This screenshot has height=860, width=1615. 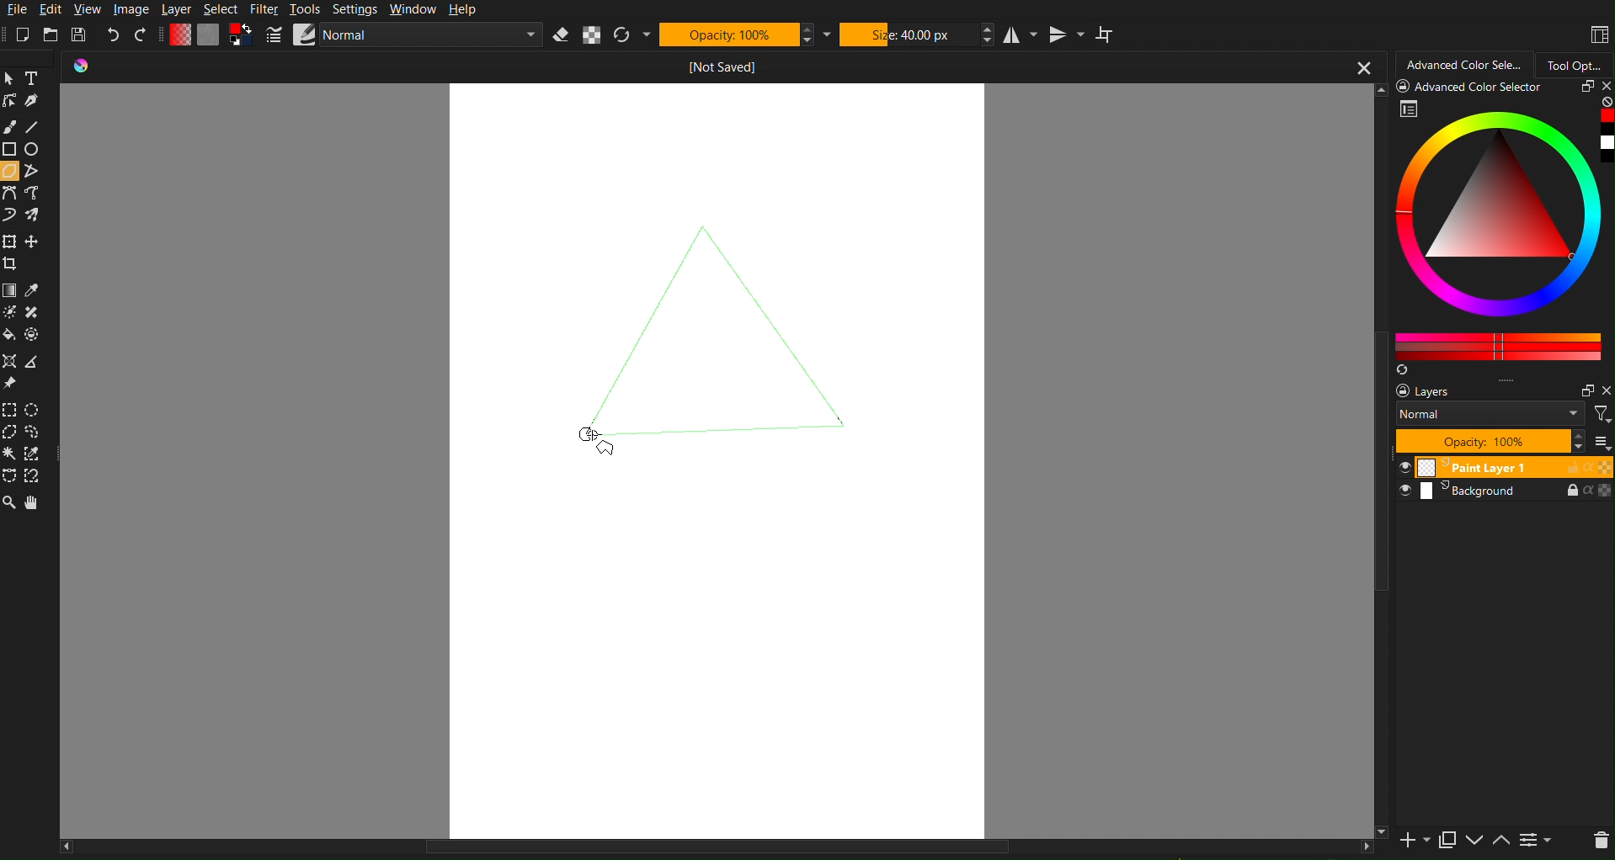 I want to click on edit shapes tool, so click(x=12, y=104).